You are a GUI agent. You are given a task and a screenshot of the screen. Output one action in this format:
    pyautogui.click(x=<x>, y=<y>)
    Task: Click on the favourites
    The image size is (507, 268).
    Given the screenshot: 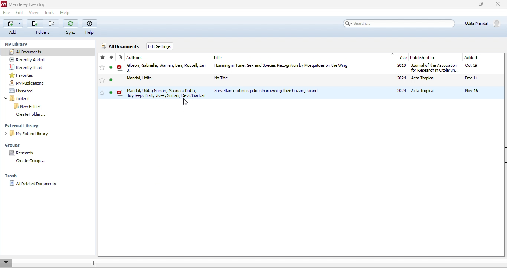 What is the action you would take?
    pyautogui.click(x=102, y=76)
    